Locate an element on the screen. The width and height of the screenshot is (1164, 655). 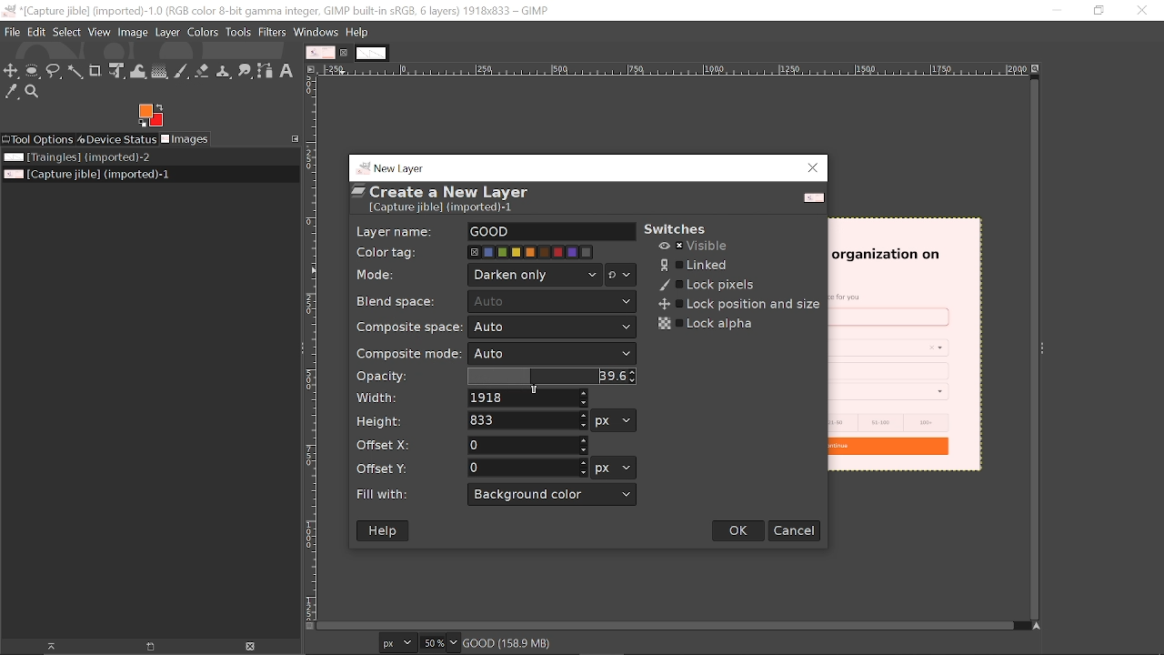
Text tool is located at coordinates (287, 70).